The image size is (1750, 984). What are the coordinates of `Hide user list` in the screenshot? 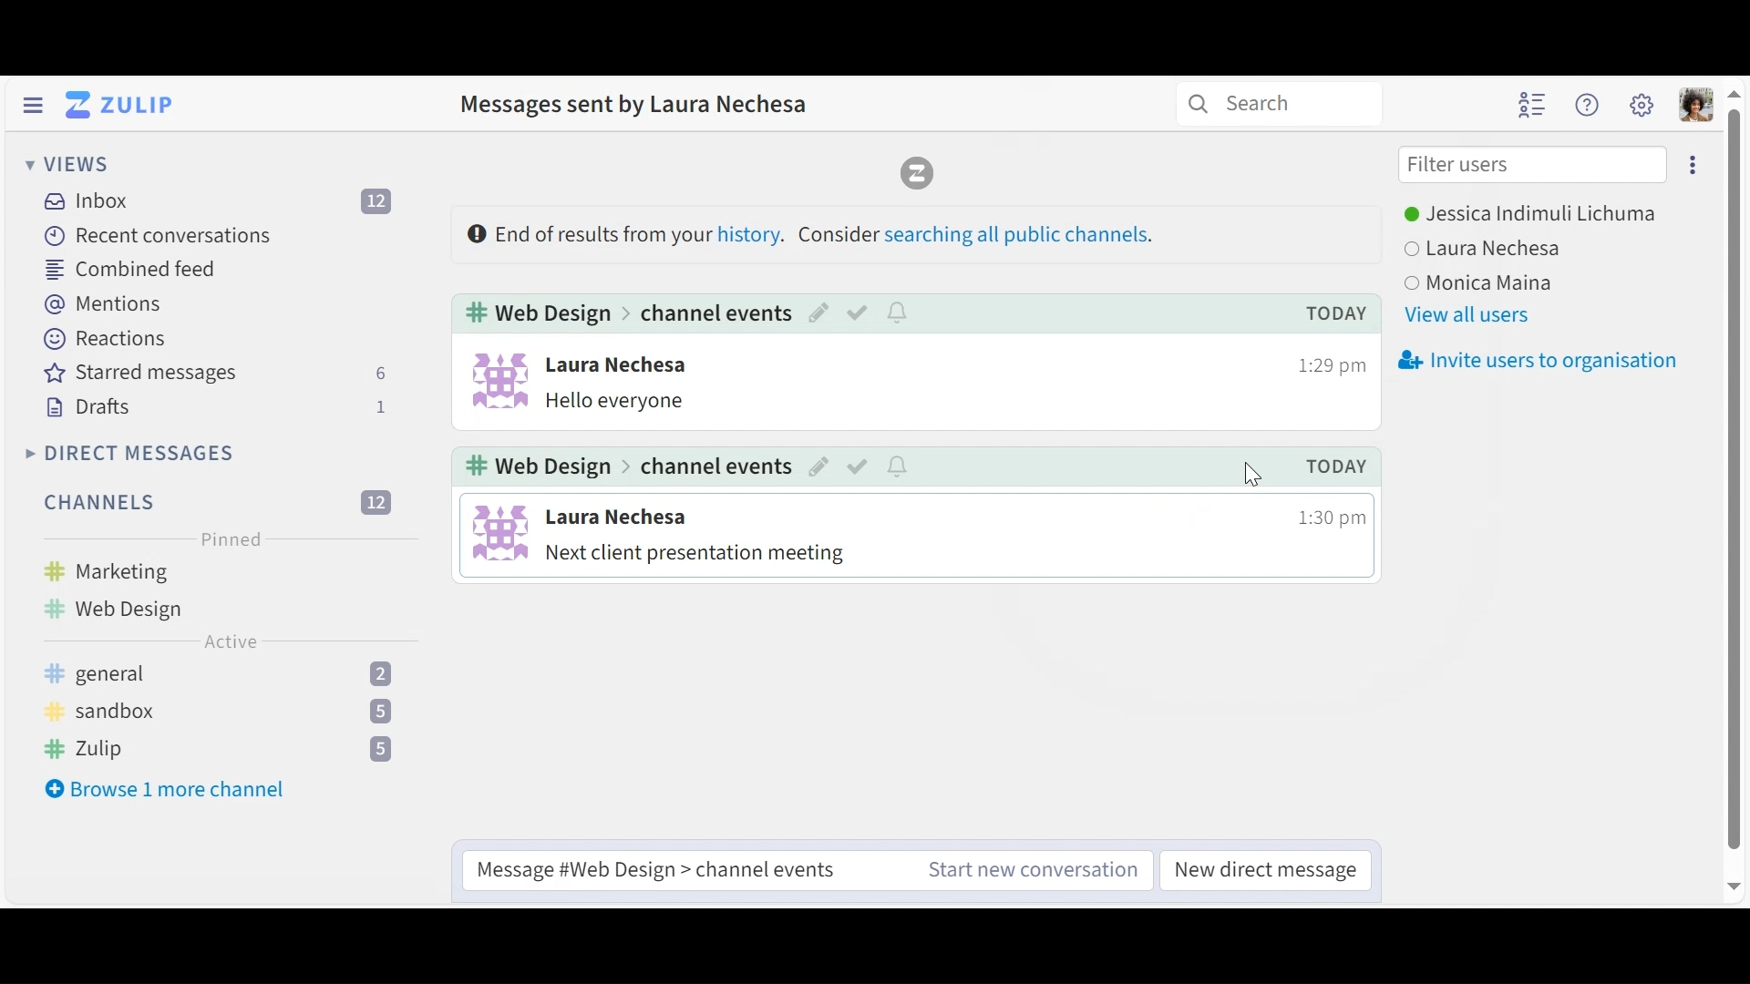 It's located at (1529, 104).